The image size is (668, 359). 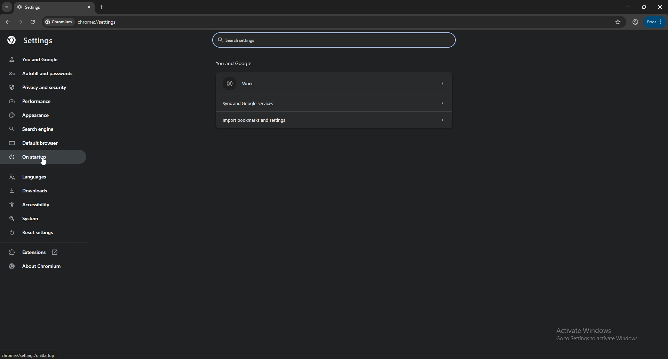 I want to click on you and google, so click(x=36, y=59).